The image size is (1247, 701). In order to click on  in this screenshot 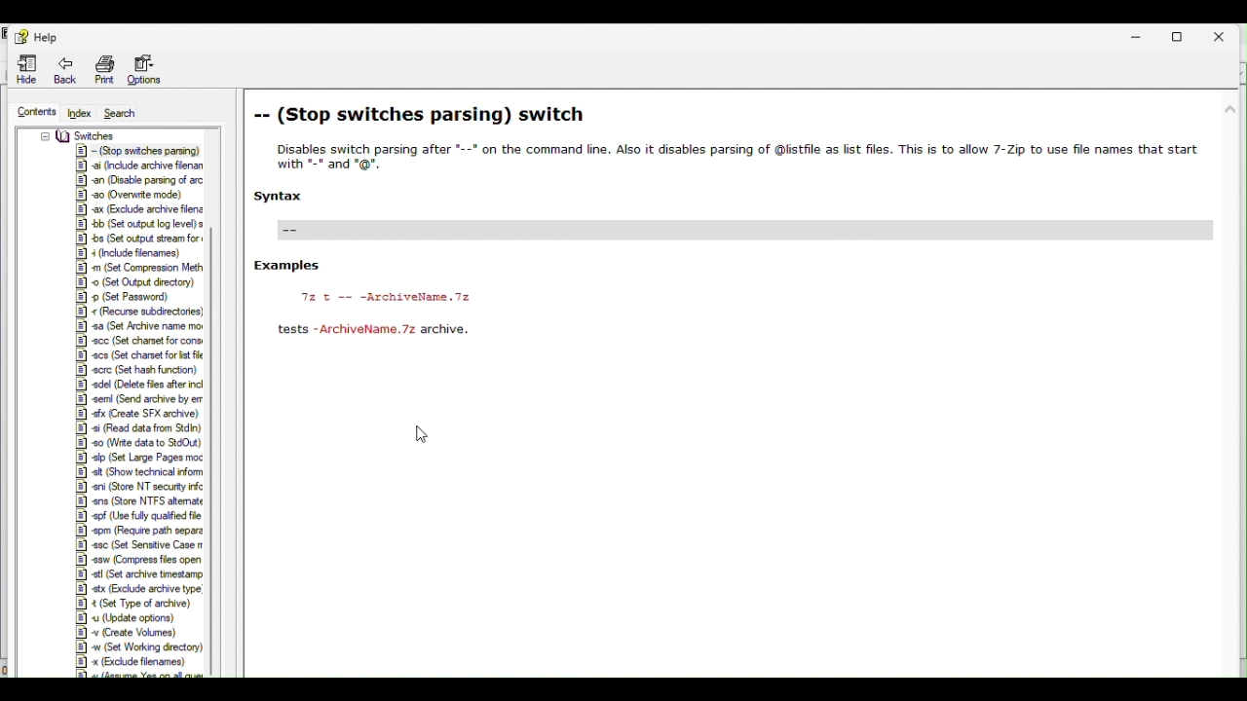, I will do `click(137, 442)`.